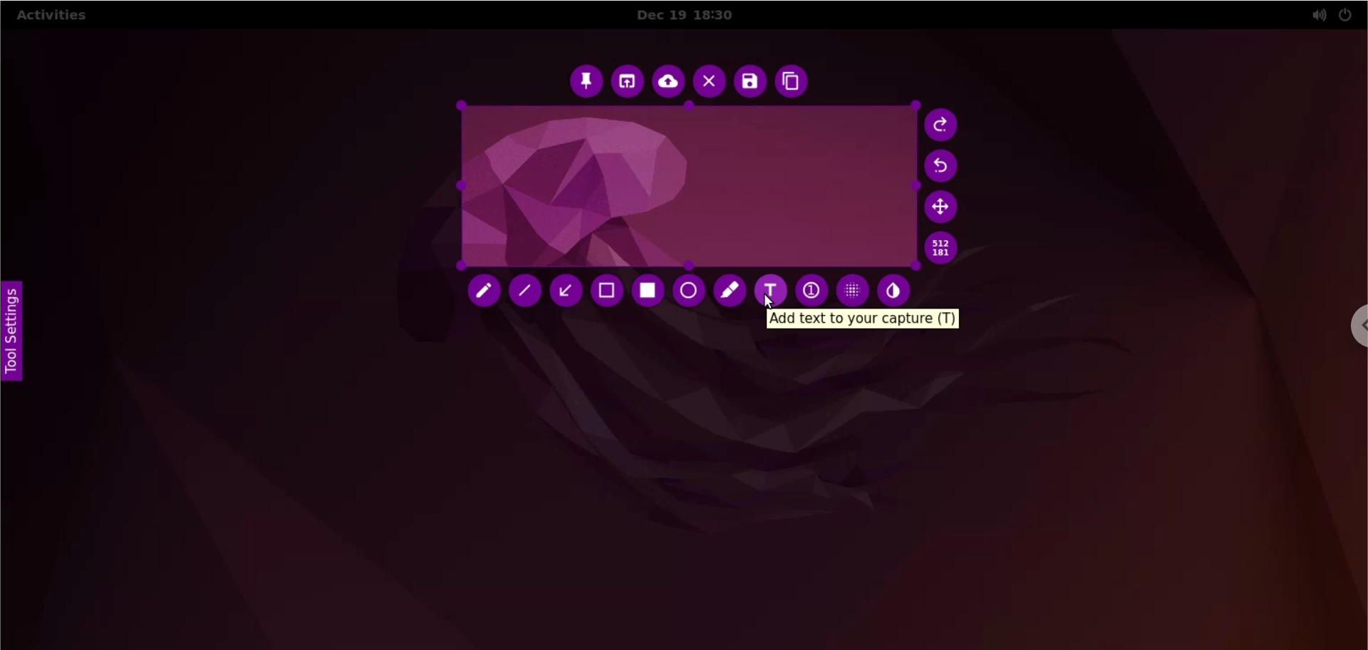 The width and height of the screenshot is (1368, 650). What do you see at coordinates (730, 293) in the screenshot?
I see `marker tool` at bounding box center [730, 293].